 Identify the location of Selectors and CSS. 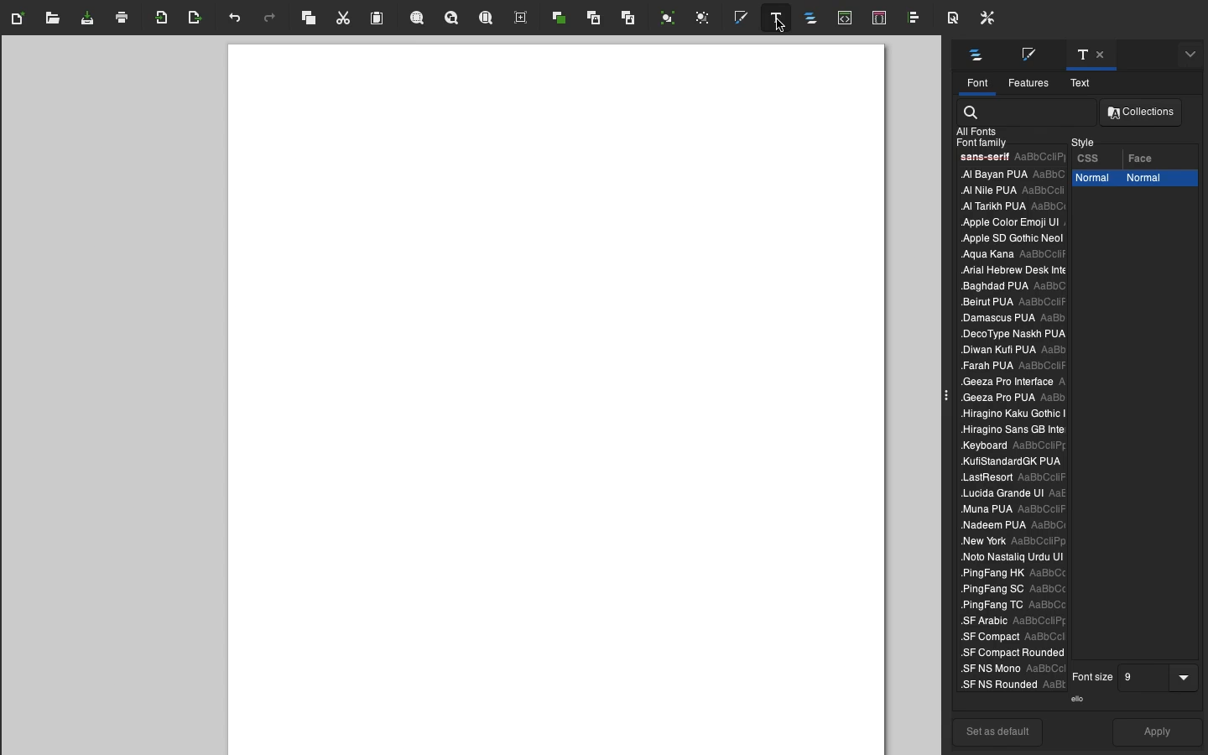
(883, 18).